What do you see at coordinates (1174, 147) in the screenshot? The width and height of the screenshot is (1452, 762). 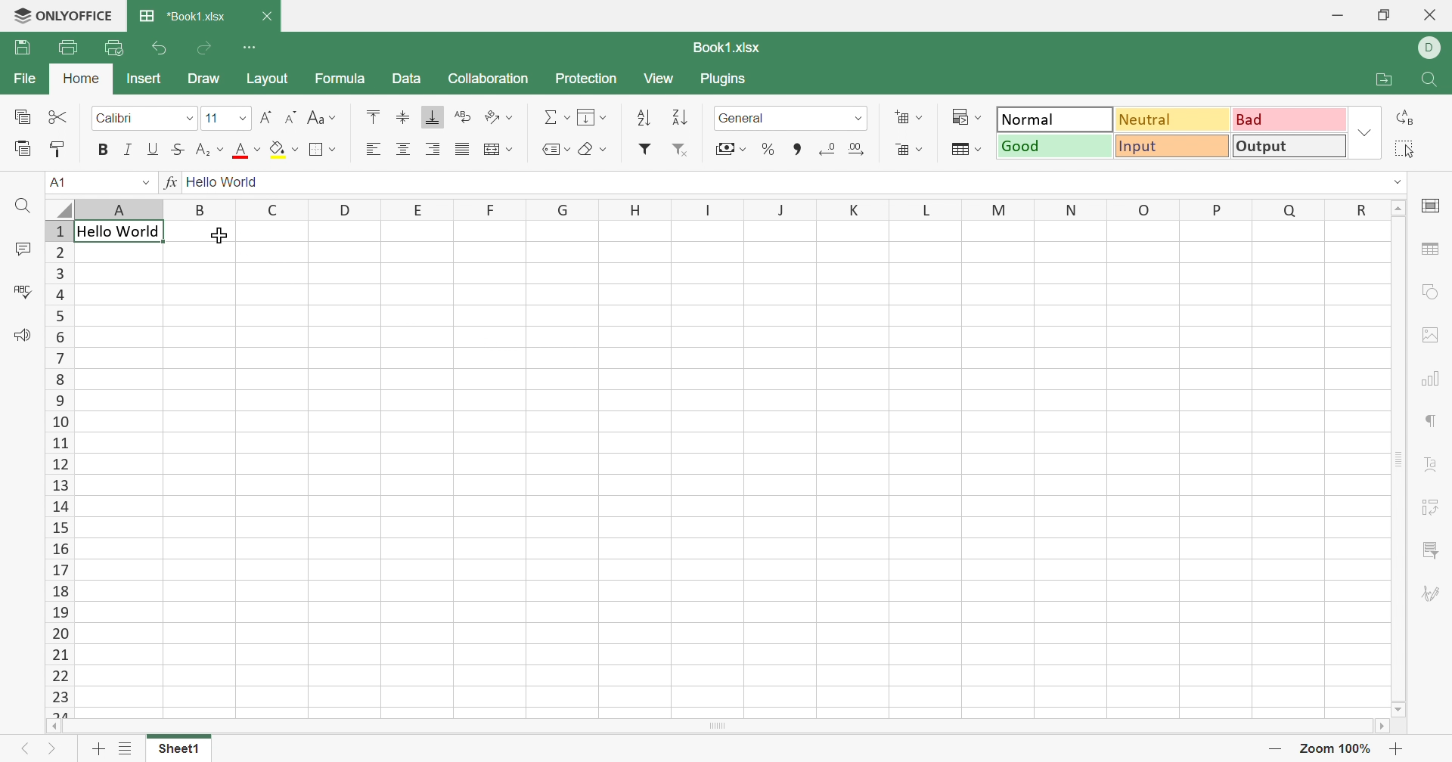 I see `Input` at bounding box center [1174, 147].